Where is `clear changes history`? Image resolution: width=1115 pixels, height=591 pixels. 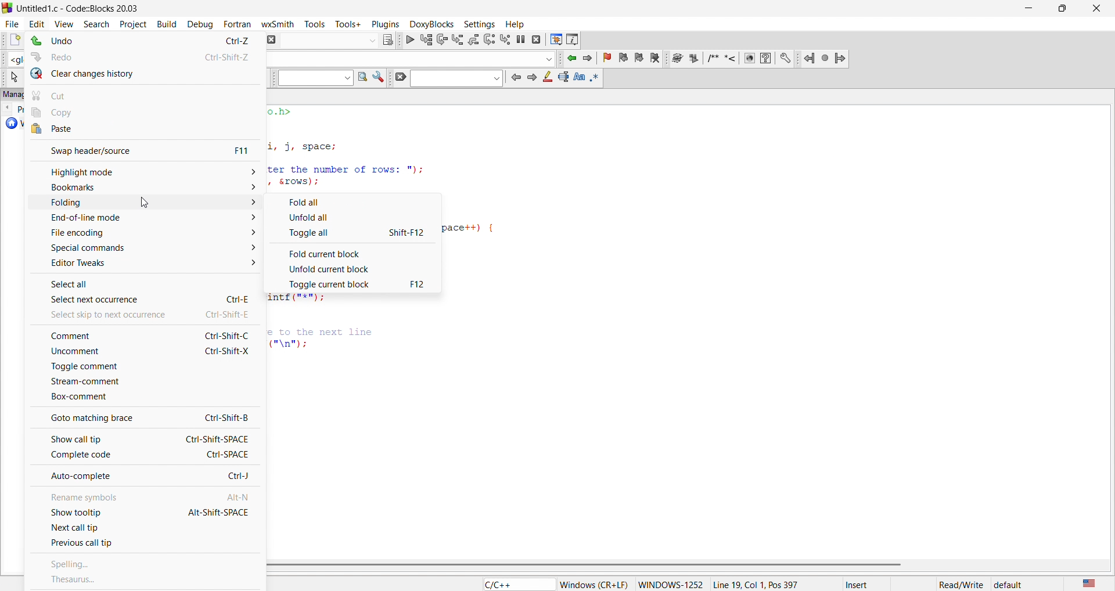 clear changes history is located at coordinates (145, 74).